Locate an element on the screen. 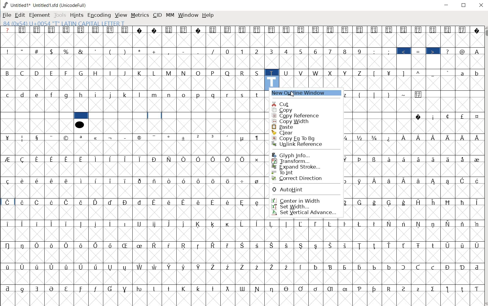 This screenshot has height=306, width=488. Symbol is located at coordinates (170, 224).